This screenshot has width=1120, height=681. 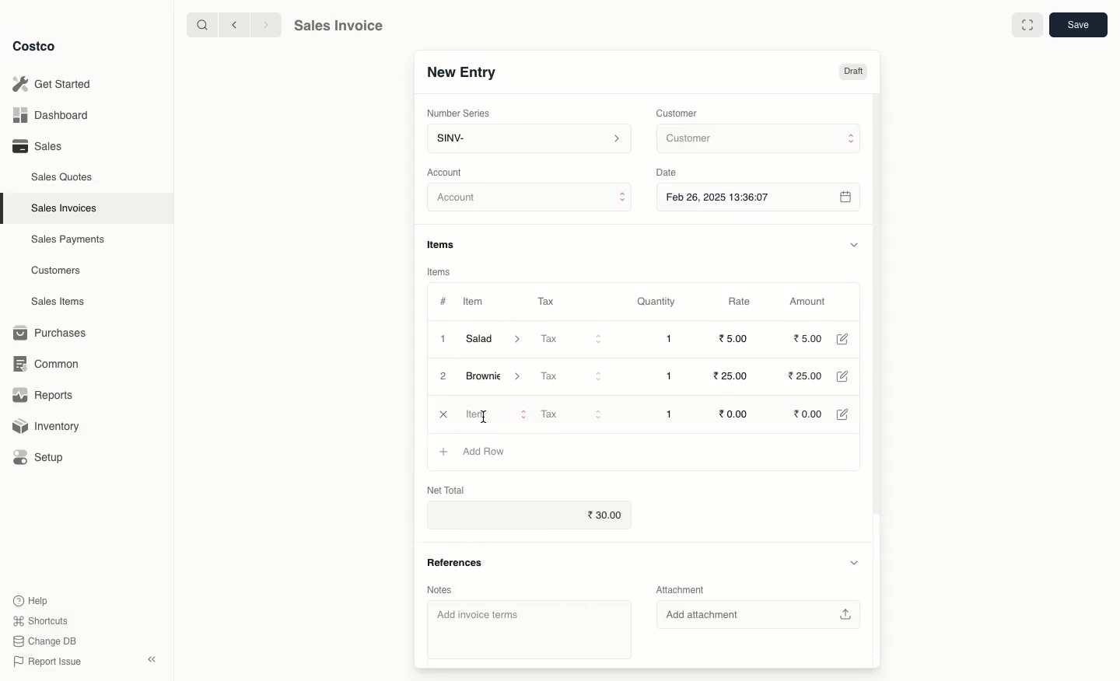 I want to click on Customer, so click(x=679, y=112).